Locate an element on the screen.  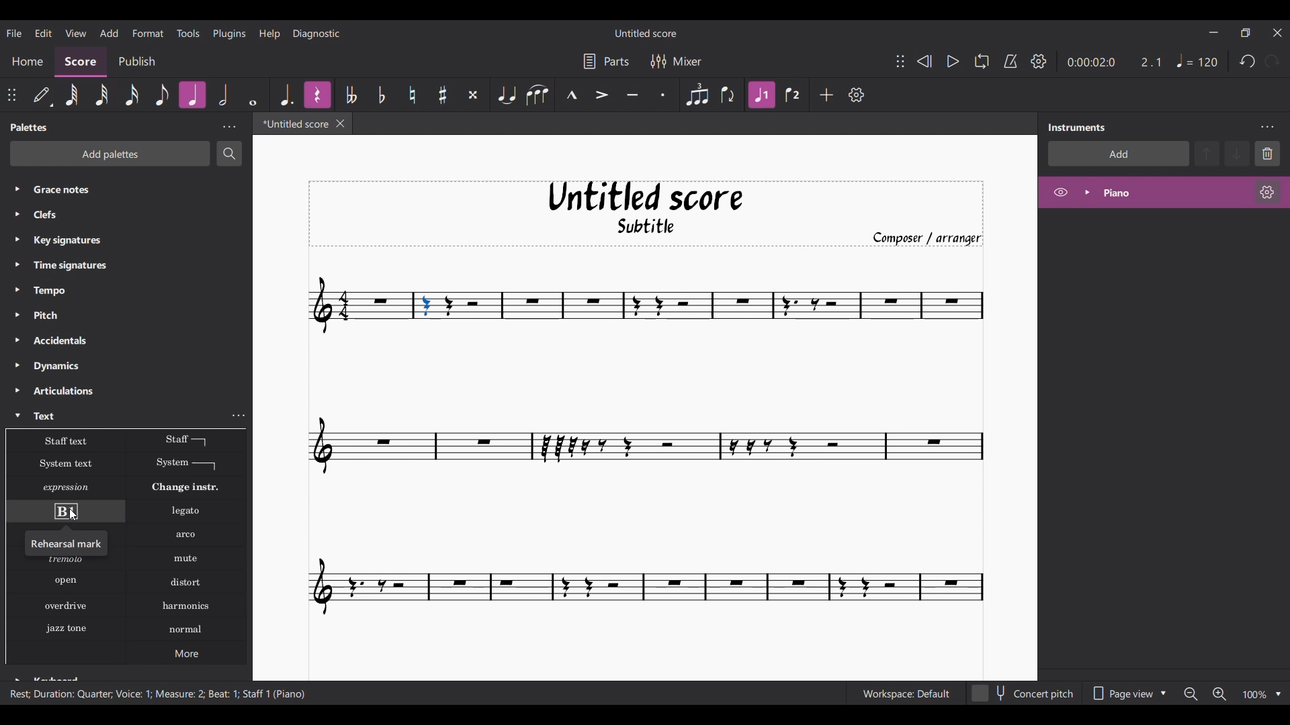
Mixer settings is located at coordinates (677, 62).